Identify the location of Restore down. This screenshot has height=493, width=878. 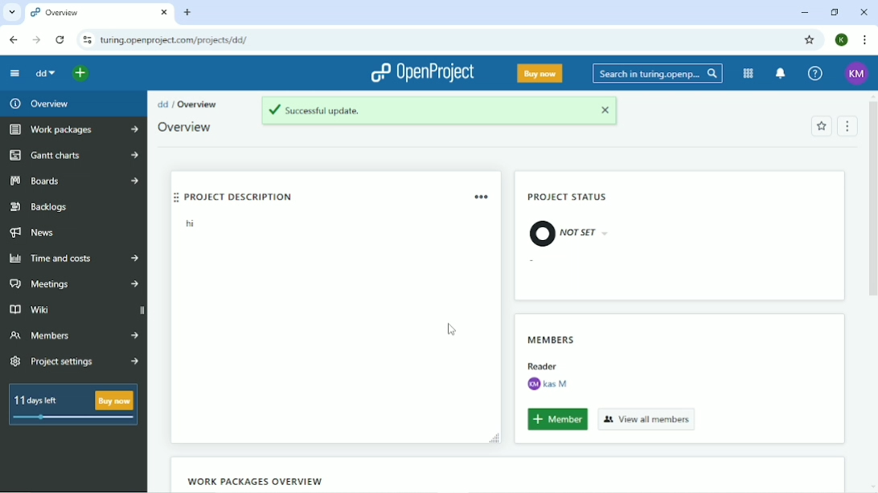
(834, 12).